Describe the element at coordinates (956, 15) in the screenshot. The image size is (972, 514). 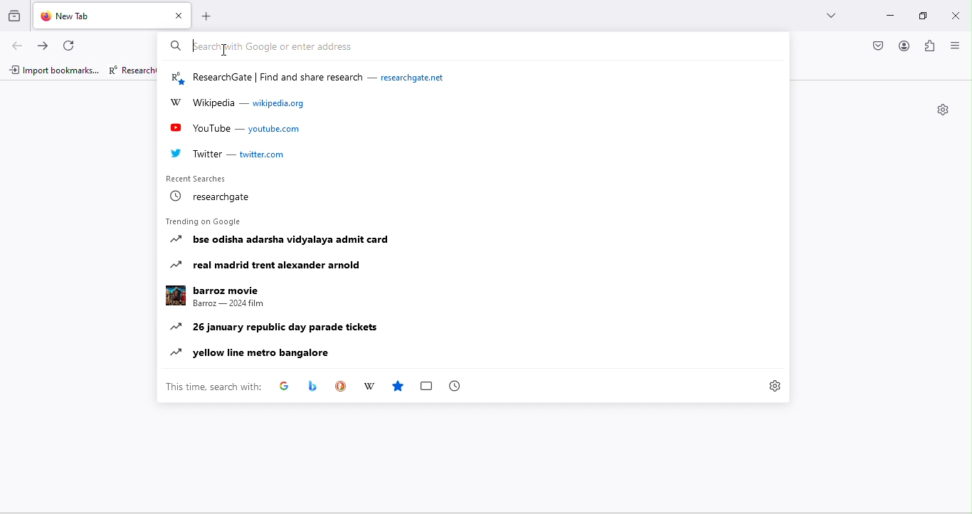
I see `close` at that location.